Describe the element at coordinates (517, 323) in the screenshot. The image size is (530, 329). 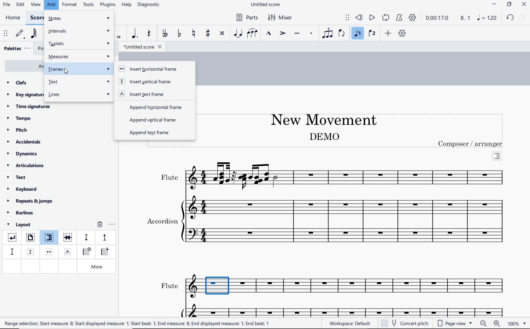
I see `zoom factor` at that location.